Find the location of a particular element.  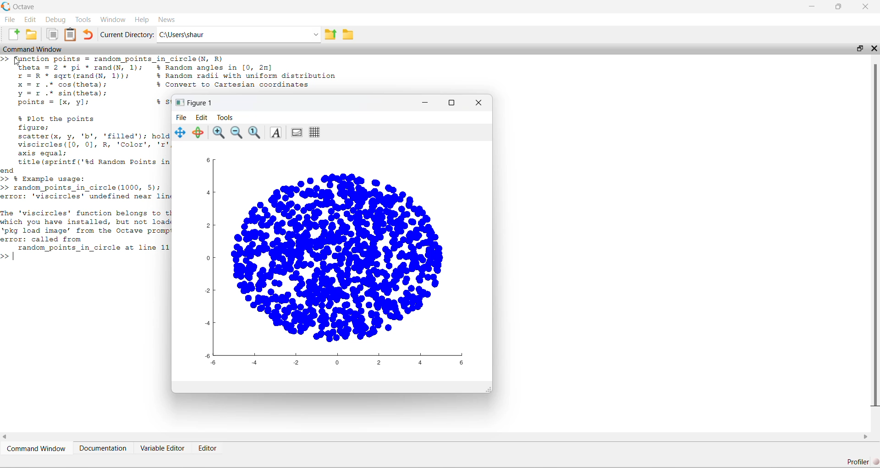

Octave logo is located at coordinates (6, 6).